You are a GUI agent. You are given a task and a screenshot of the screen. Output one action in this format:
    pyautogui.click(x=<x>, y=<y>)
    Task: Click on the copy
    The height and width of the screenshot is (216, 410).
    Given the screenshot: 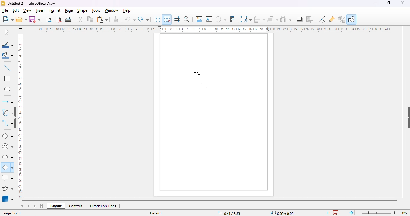 What is the action you would take?
    pyautogui.click(x=91, y=19)
    